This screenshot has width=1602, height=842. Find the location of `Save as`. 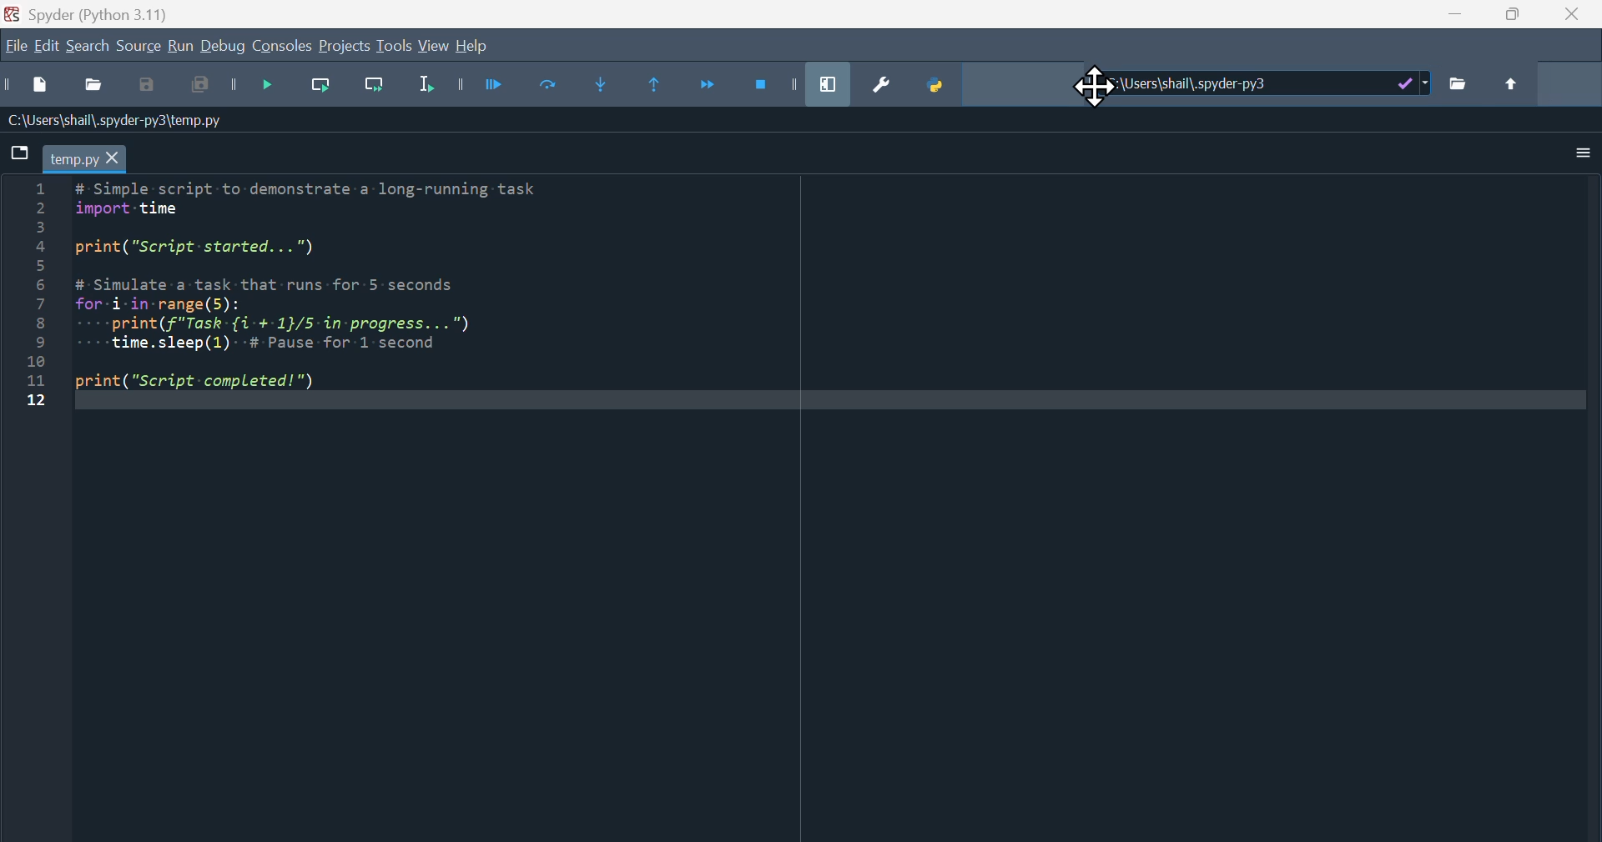

Save as is located at coordinates (152, 88).